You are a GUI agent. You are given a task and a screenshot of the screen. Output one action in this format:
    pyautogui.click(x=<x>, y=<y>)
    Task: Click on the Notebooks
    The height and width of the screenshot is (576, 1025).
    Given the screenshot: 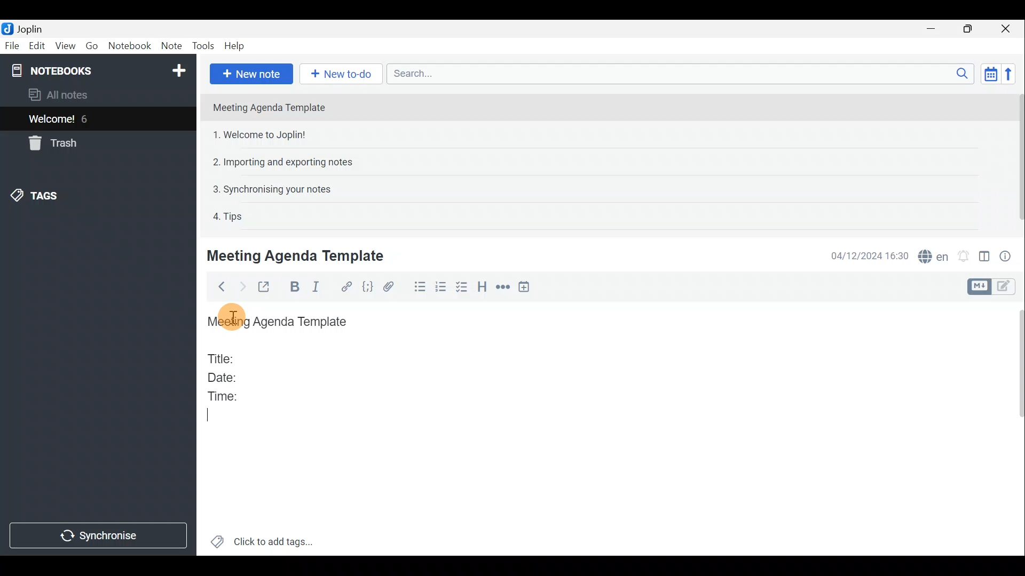 What is the action you would take?
    pyautogui.click(x=100, y=70)
    